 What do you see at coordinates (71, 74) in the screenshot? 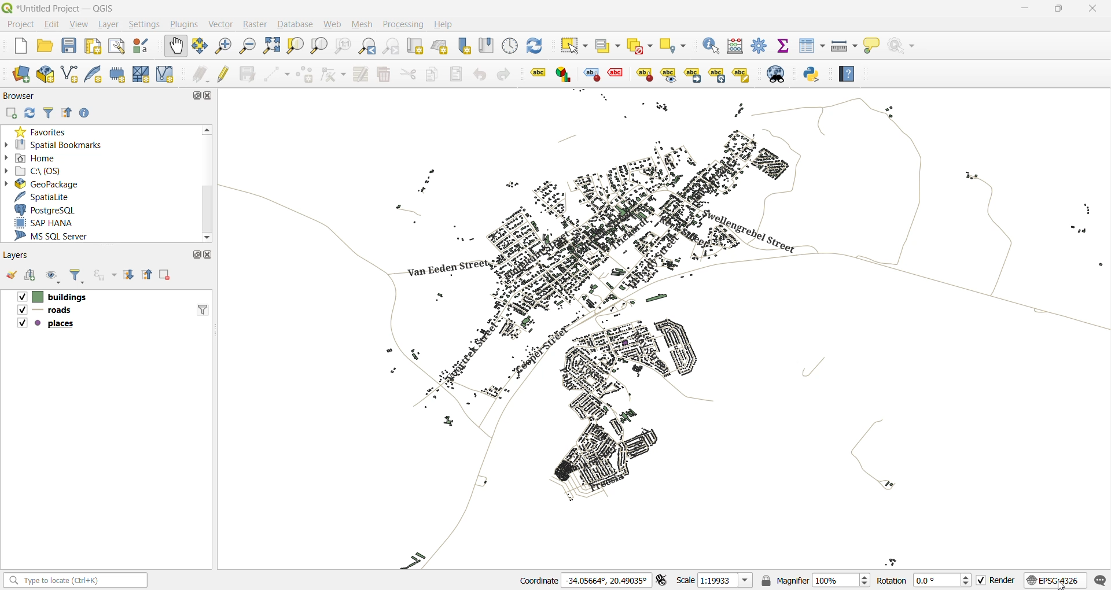
I see `new shapefile` at bounding box center [71, 74].